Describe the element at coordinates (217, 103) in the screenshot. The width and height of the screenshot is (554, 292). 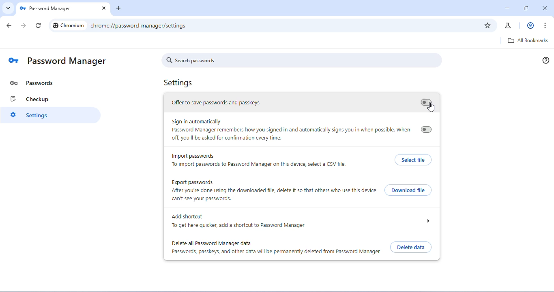
I see `offer to save password and passkeys` at that location.